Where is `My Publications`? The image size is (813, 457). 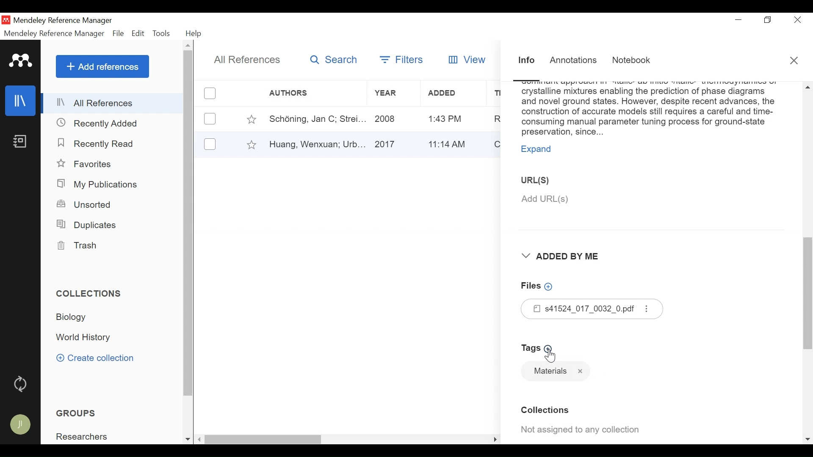
My Publications is located at coordinates (98, 185).